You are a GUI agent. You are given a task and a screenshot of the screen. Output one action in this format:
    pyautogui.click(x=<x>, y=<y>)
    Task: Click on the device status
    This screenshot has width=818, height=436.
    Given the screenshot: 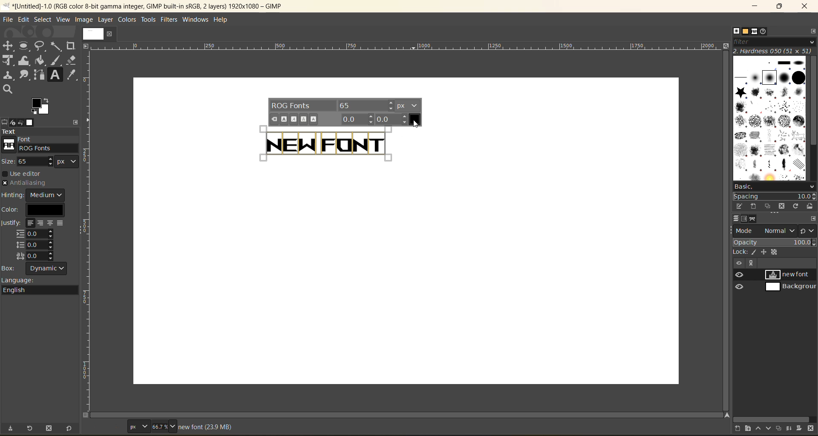 What is the action you would take?
    pyautogui.click(x=13, y=123)
    